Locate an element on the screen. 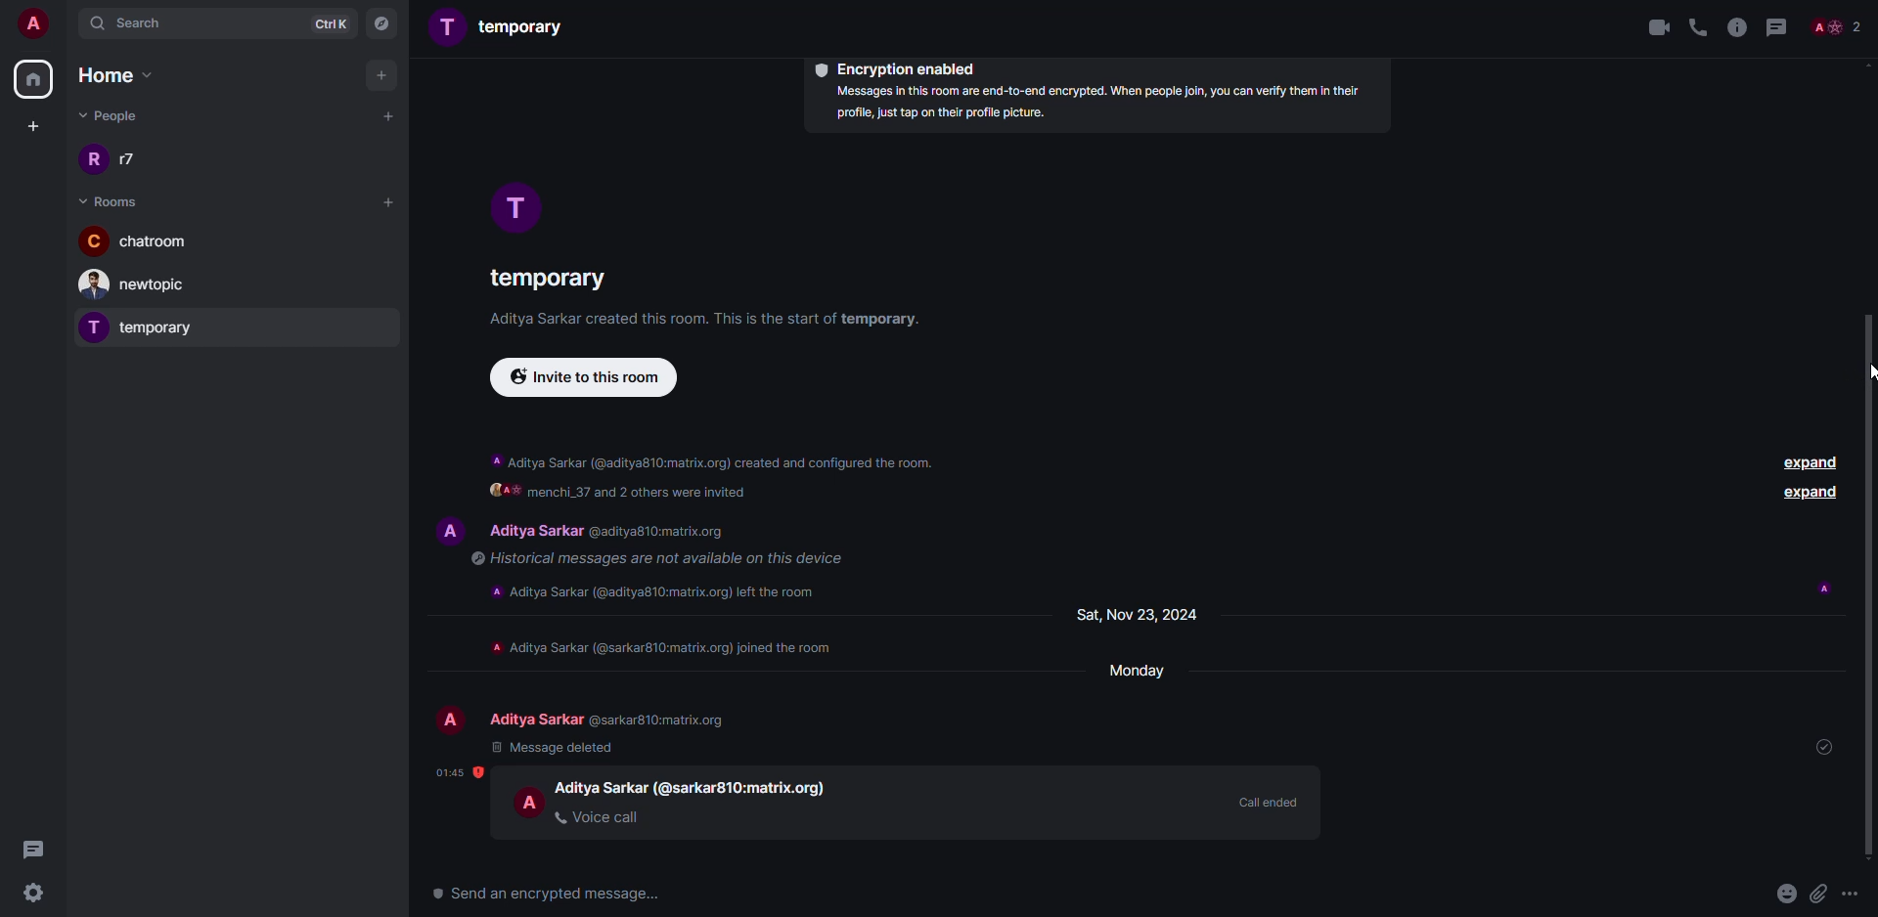 The height and width of the screenshot is (917, 1878). expand is located at coordinates (1811, 465).